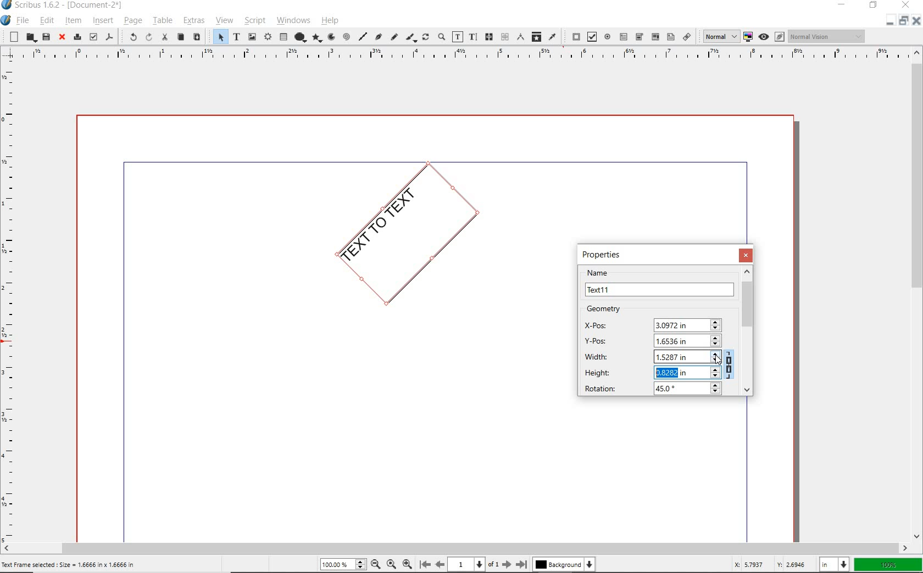 The width and height of the screenshot is (923, 573). Describe the element at coordinates (671, 372) in the screenshot. I see `HEIGHT CHANGED` at that location.